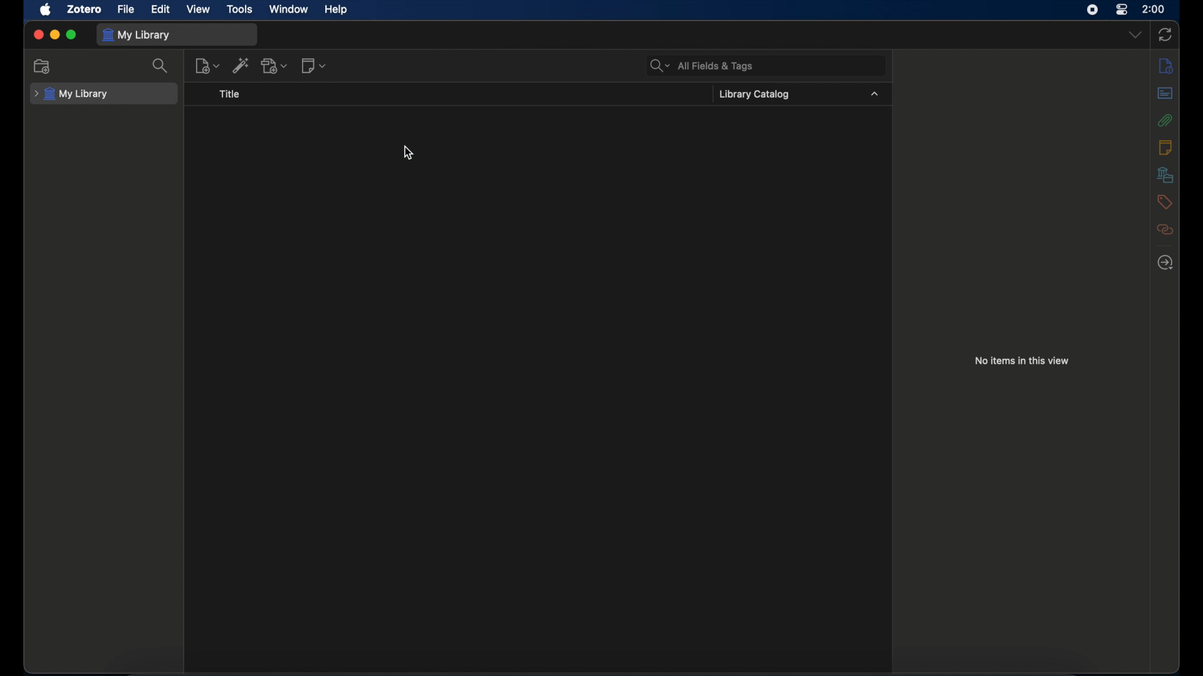 This screenshot has height=676, width=1203. What do you see at coordinates (127, 9) in the screenshot?
I see `file` at bounding box center [127, 9].